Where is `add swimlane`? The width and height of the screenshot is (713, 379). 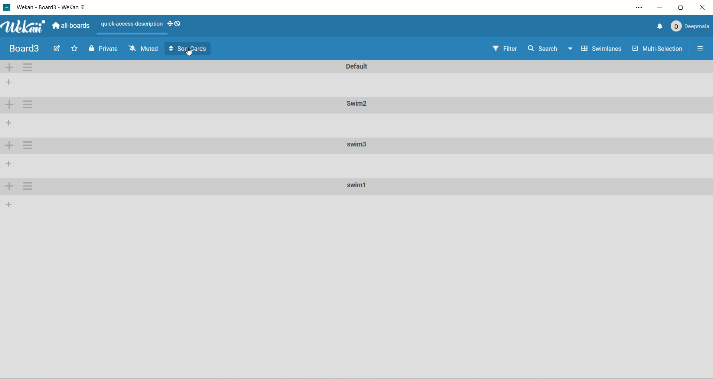 add swimlane is located at coordinates (10, 104).